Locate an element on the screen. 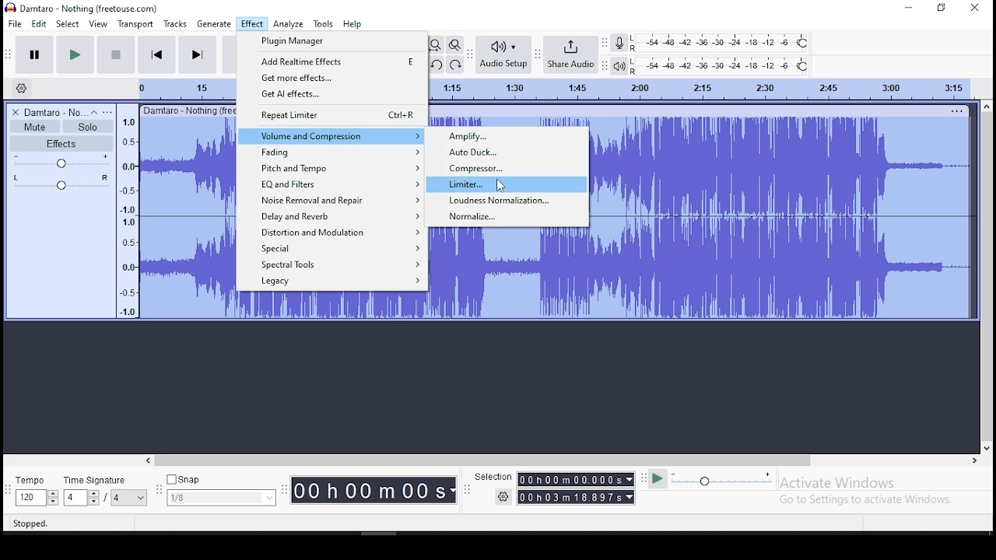 This screenshot has width=996, height=560. timeline settings is located at coordinates (22, 88).